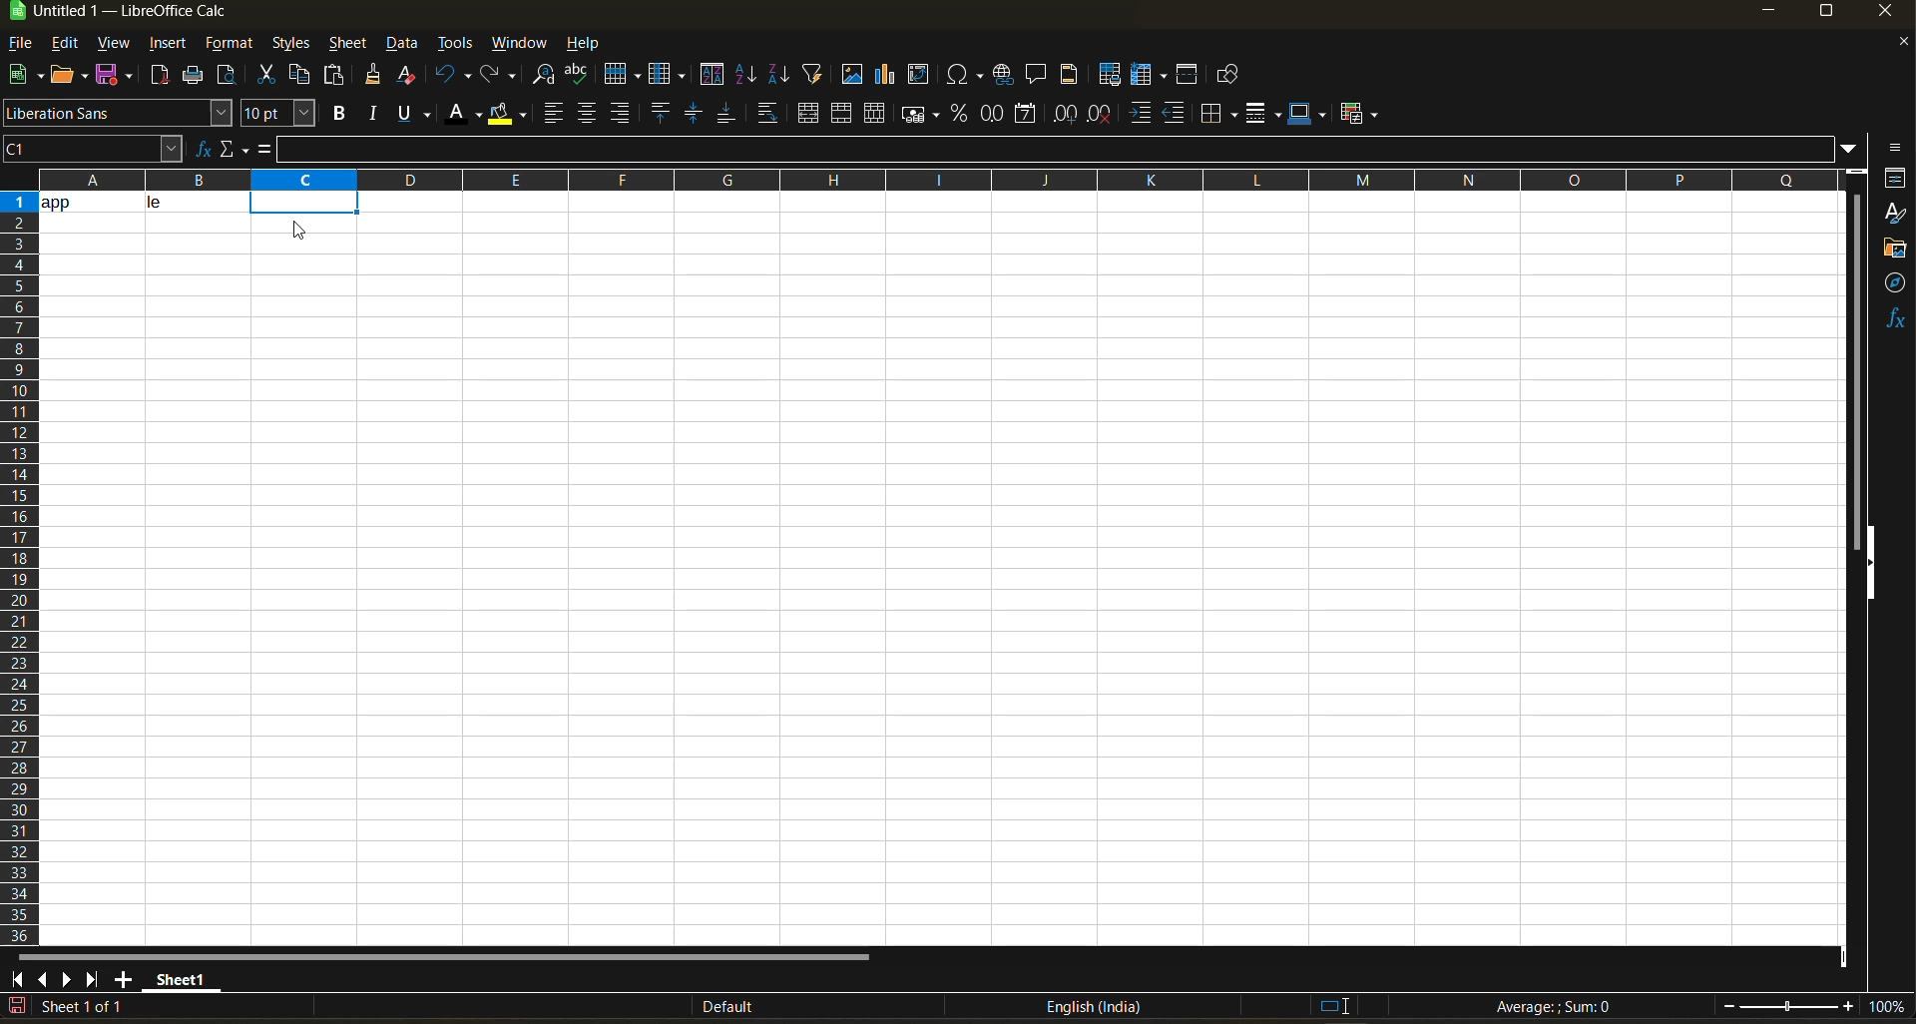 This screenshot has width=1916, height=1024. Describe the element at coordinates (288, 45) in the screenshot. I see `styles` at that location.